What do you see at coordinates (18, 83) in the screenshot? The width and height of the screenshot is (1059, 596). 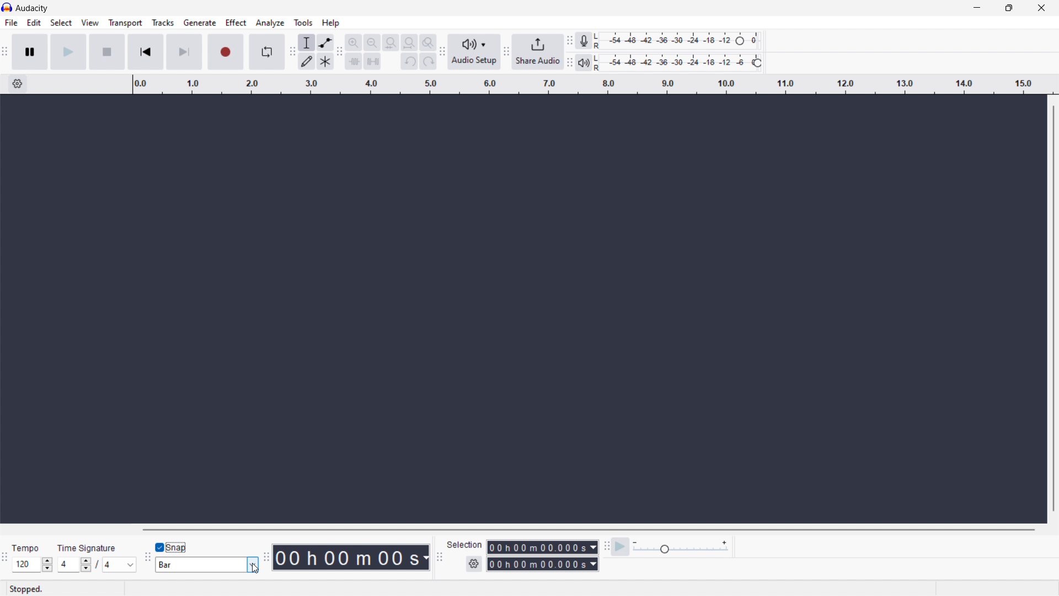 I see `settings` at bounding box center [18, 83].